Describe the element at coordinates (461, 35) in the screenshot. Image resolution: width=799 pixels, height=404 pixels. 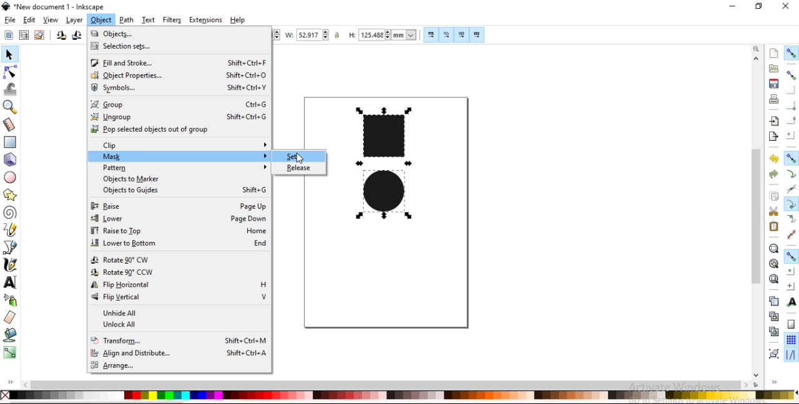
I see `move gradients along with objects` at that location.